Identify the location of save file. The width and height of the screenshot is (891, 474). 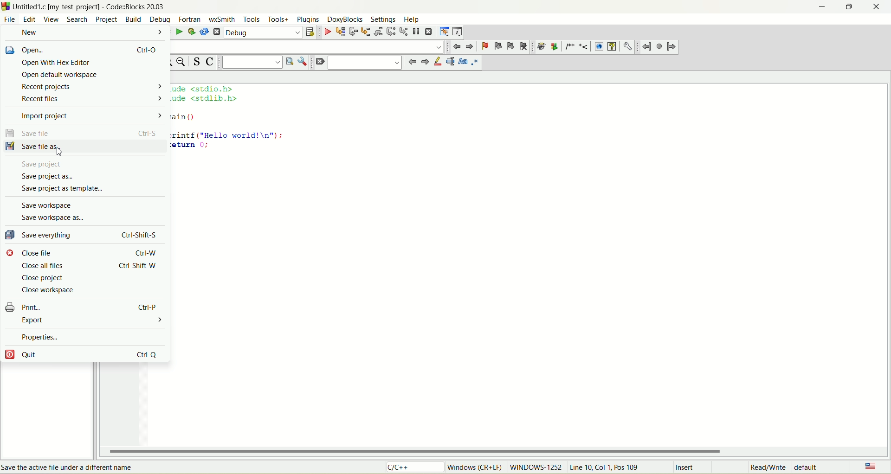
(84, 133).